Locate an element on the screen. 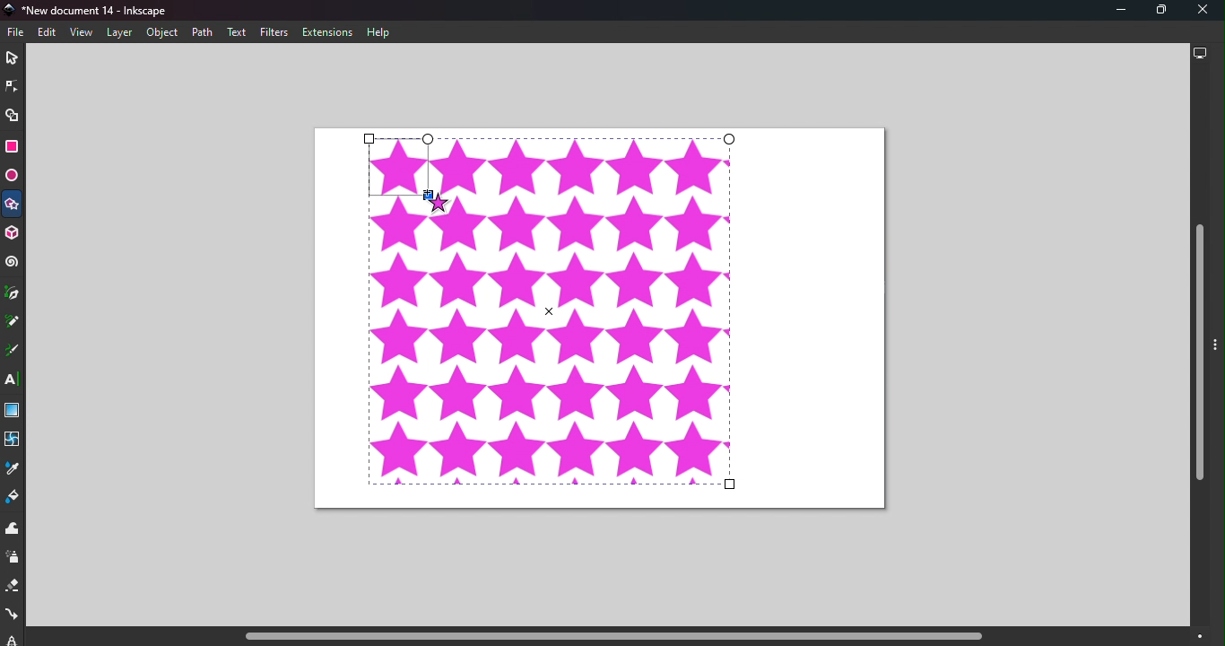  Maximize tool is located at coordinates (1157, 10).